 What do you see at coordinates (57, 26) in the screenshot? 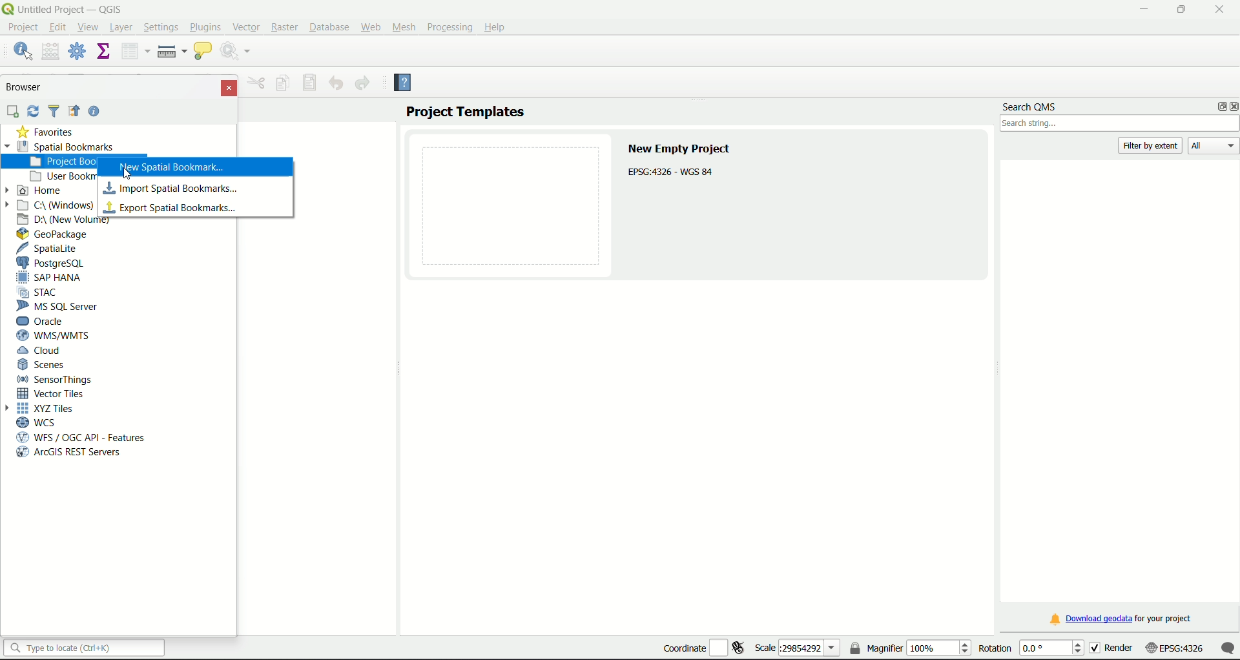
I see `edit` at bounding box center [57, 26].